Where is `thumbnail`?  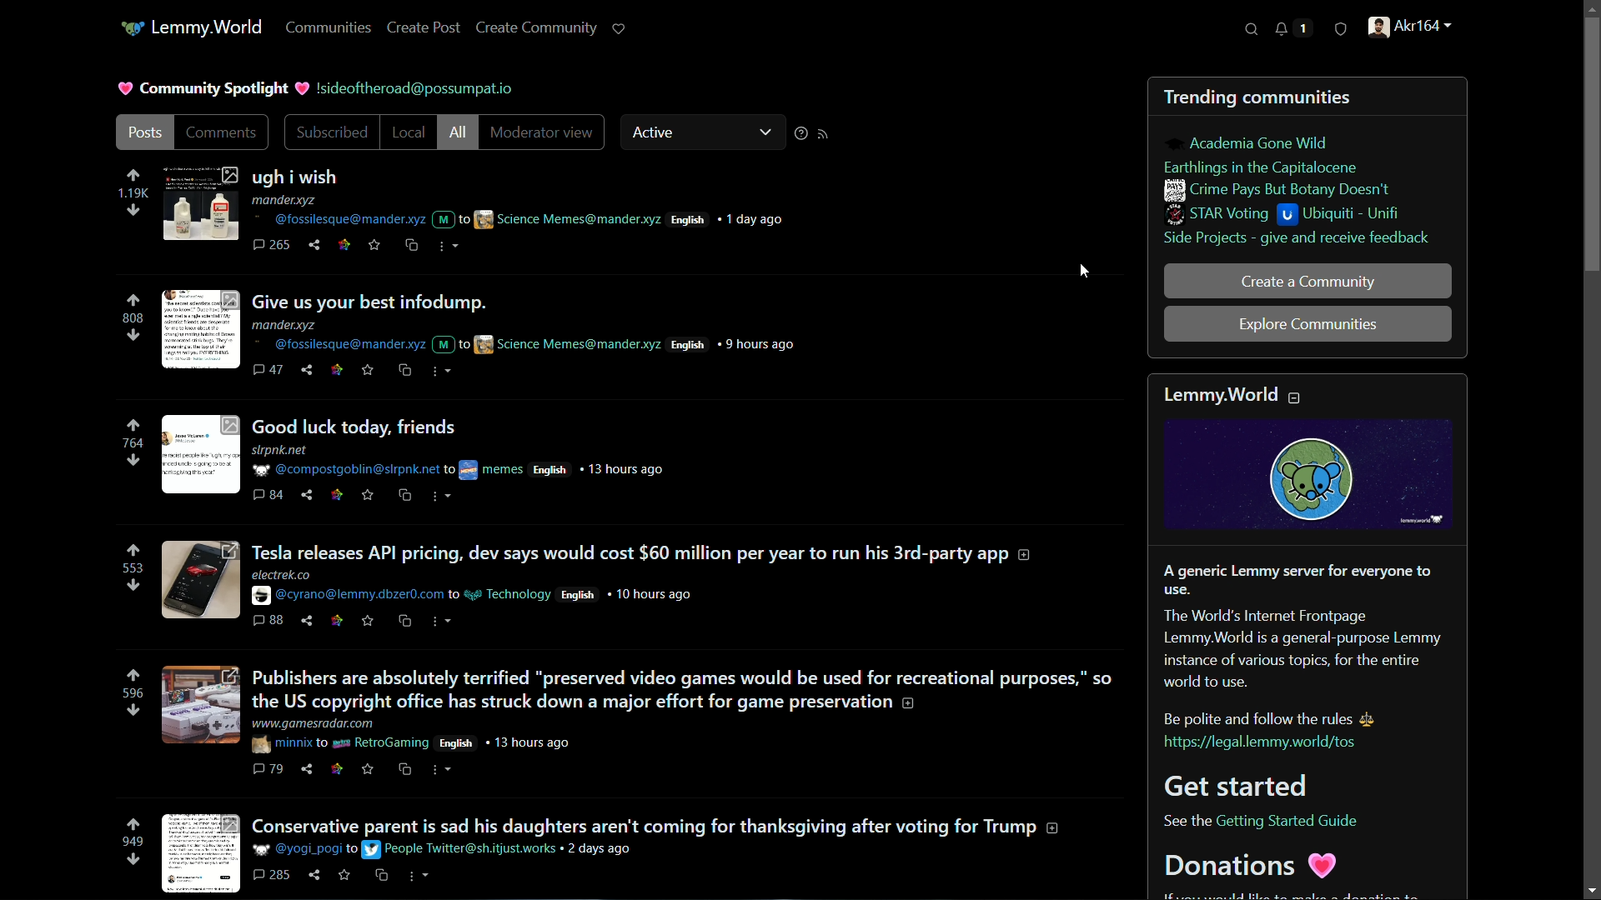
thumbnail is located at coordinates (197, 853).